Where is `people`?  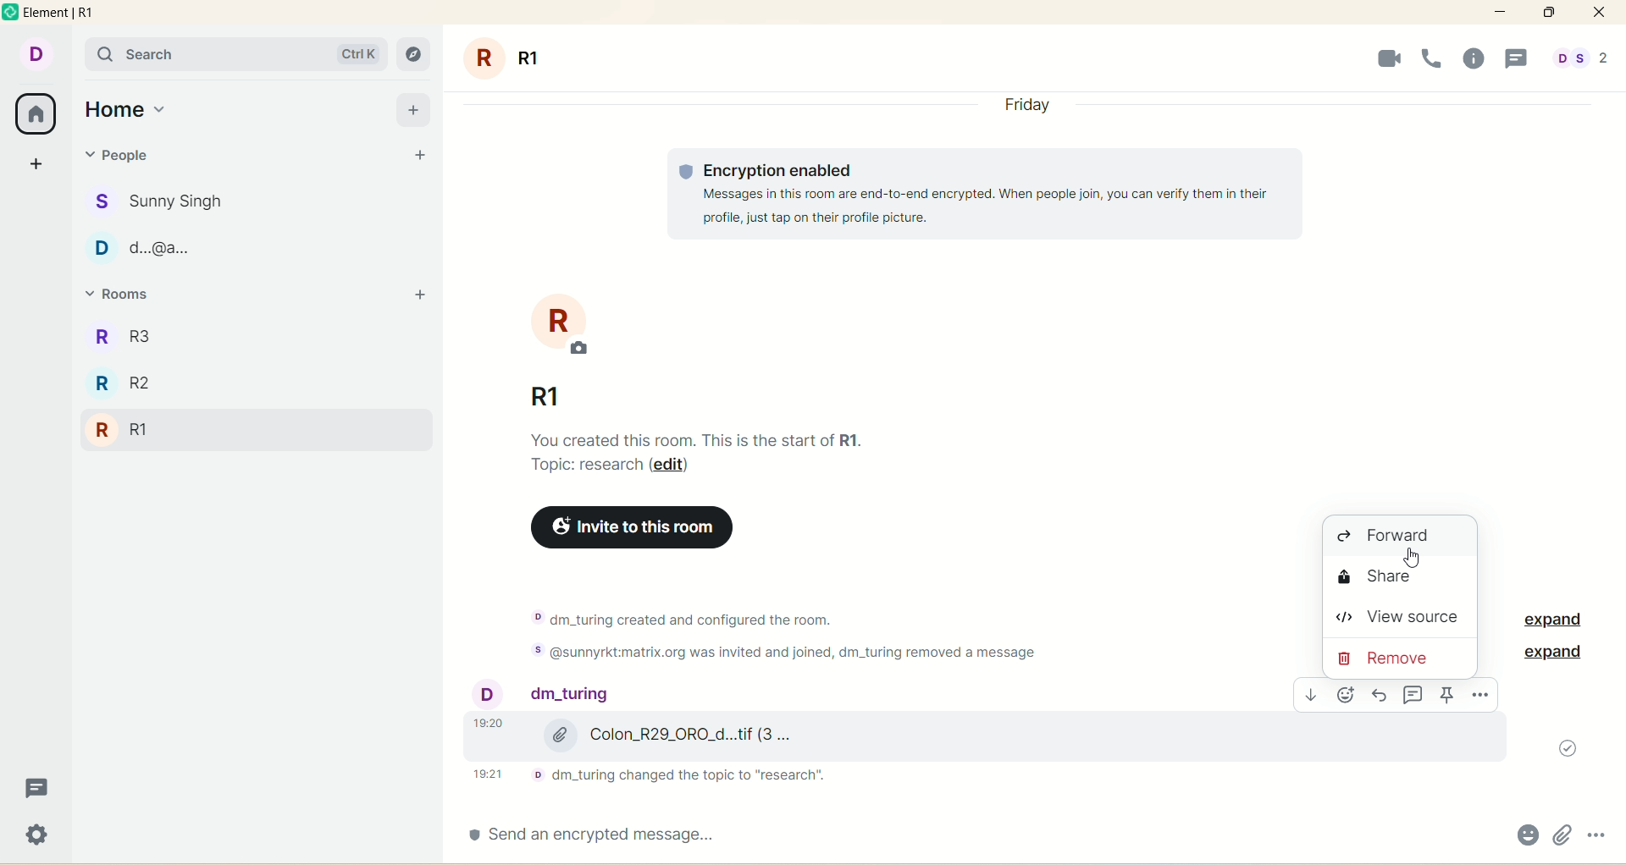 people is located at coordinates (546, 695).